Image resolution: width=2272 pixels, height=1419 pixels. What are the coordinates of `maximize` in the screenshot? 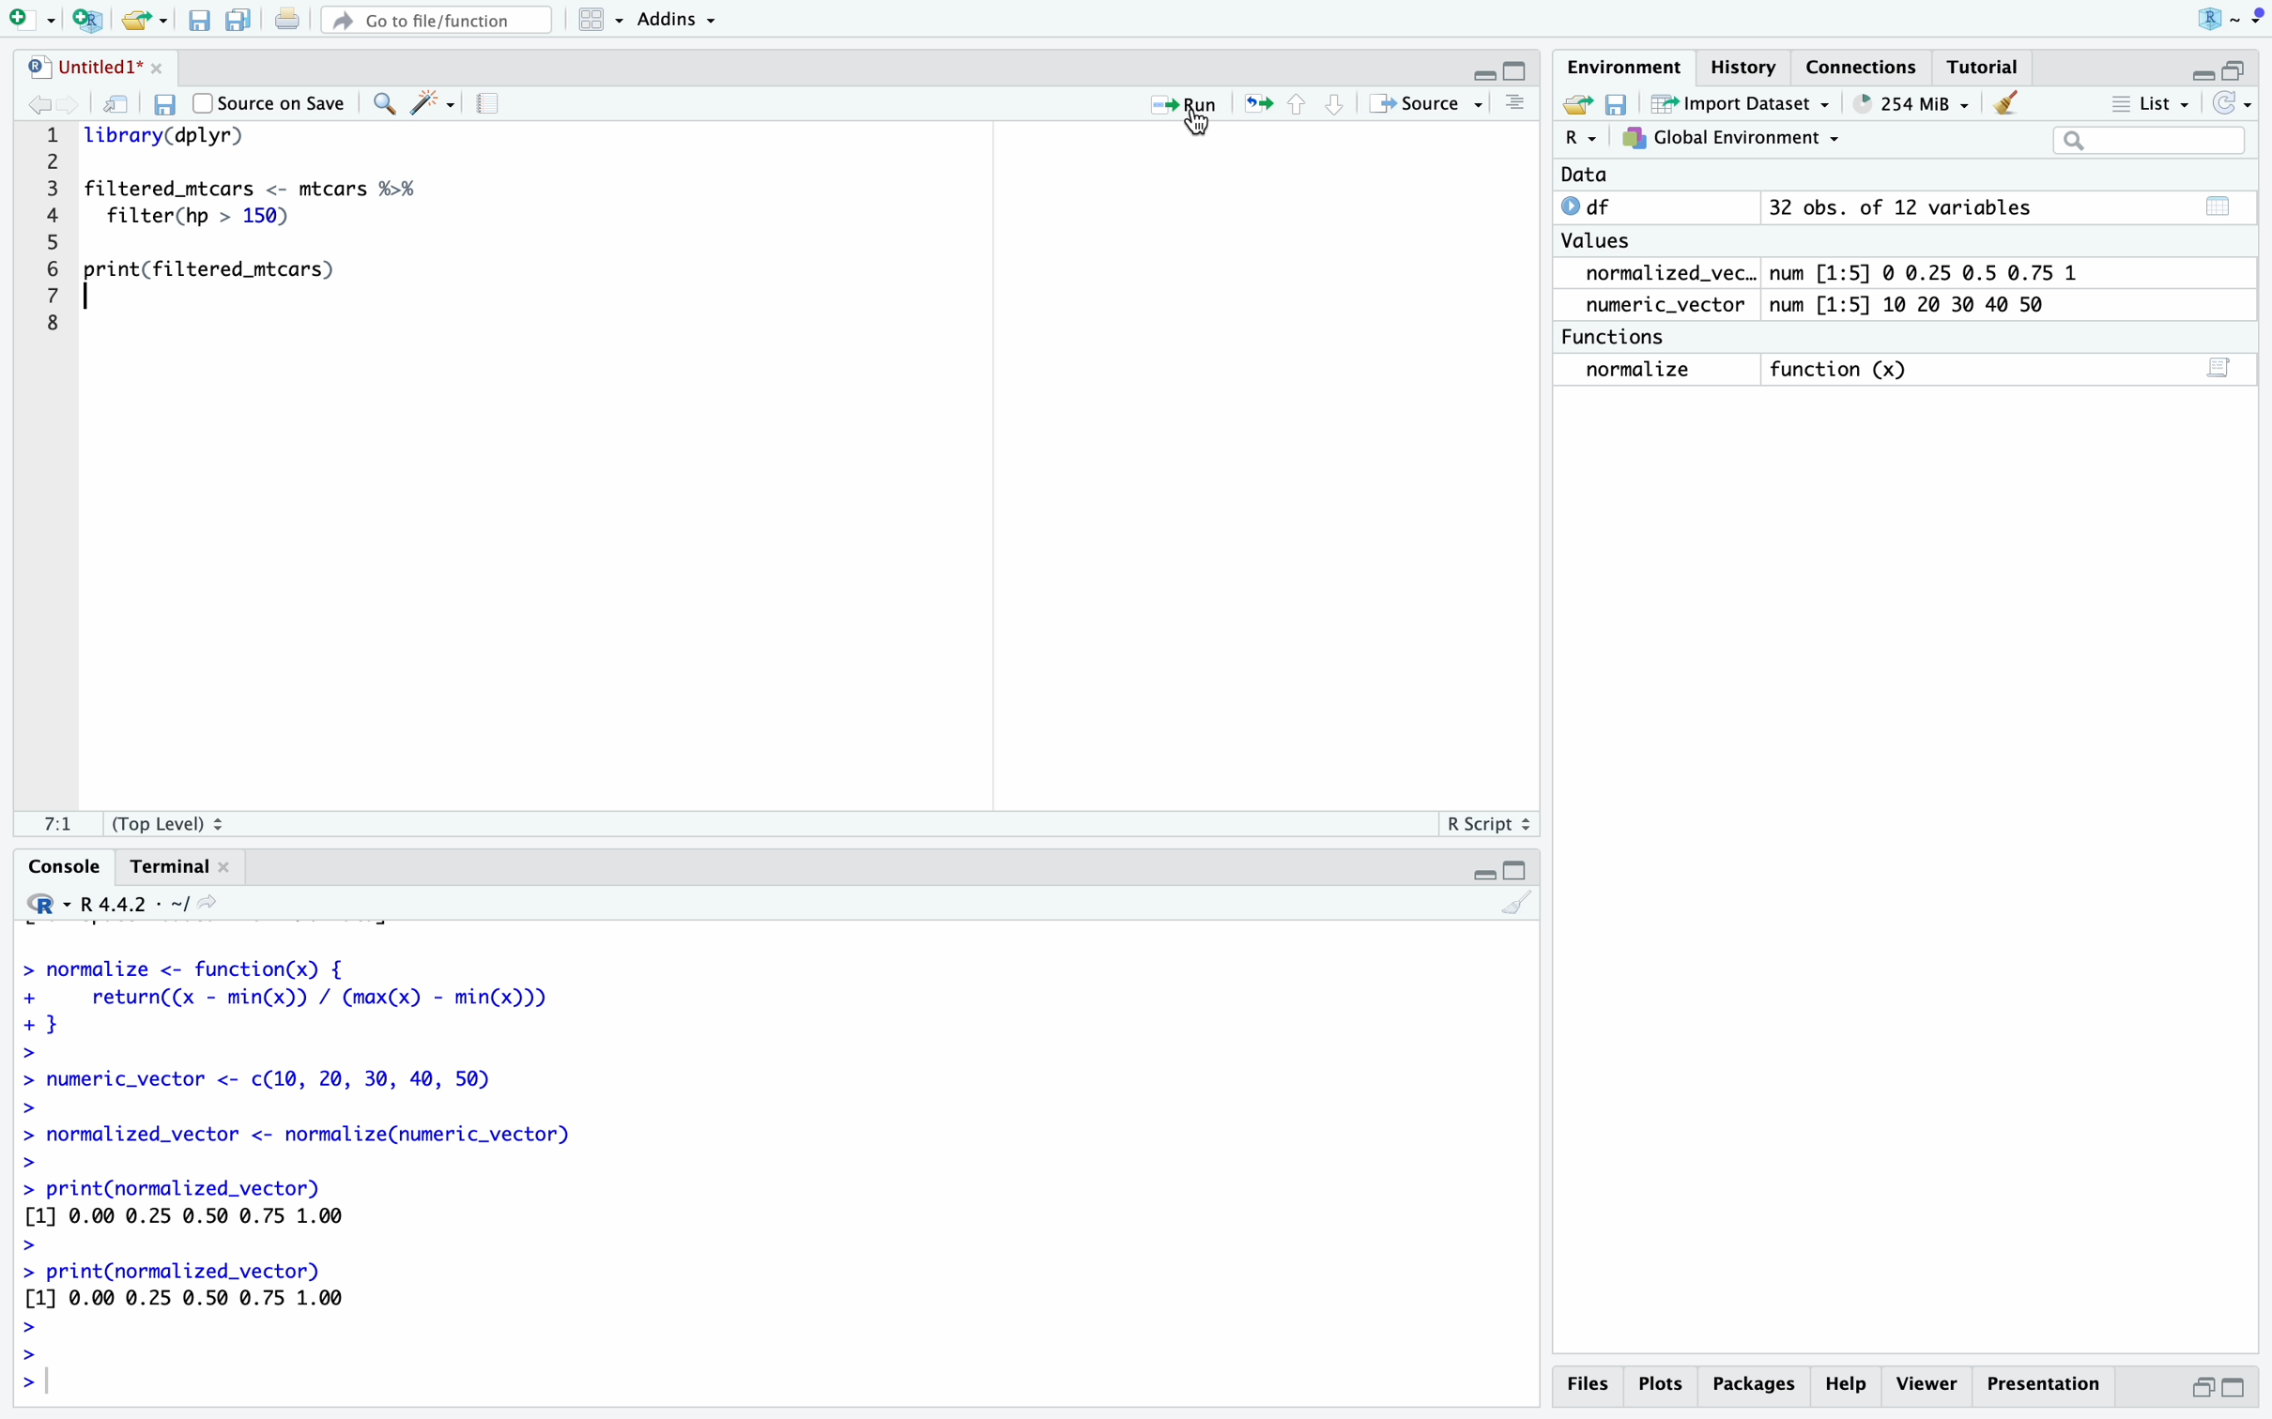 It's located at (1520, 72).